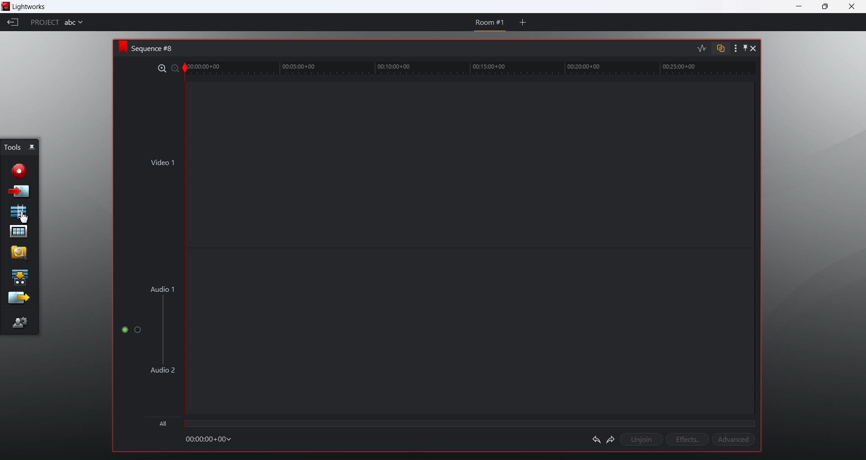 This screenshot has height=460, width=866. What do you see at coordinates (743, 49) in the screenshot?
I see `pin` at bounding box center [743, 49].